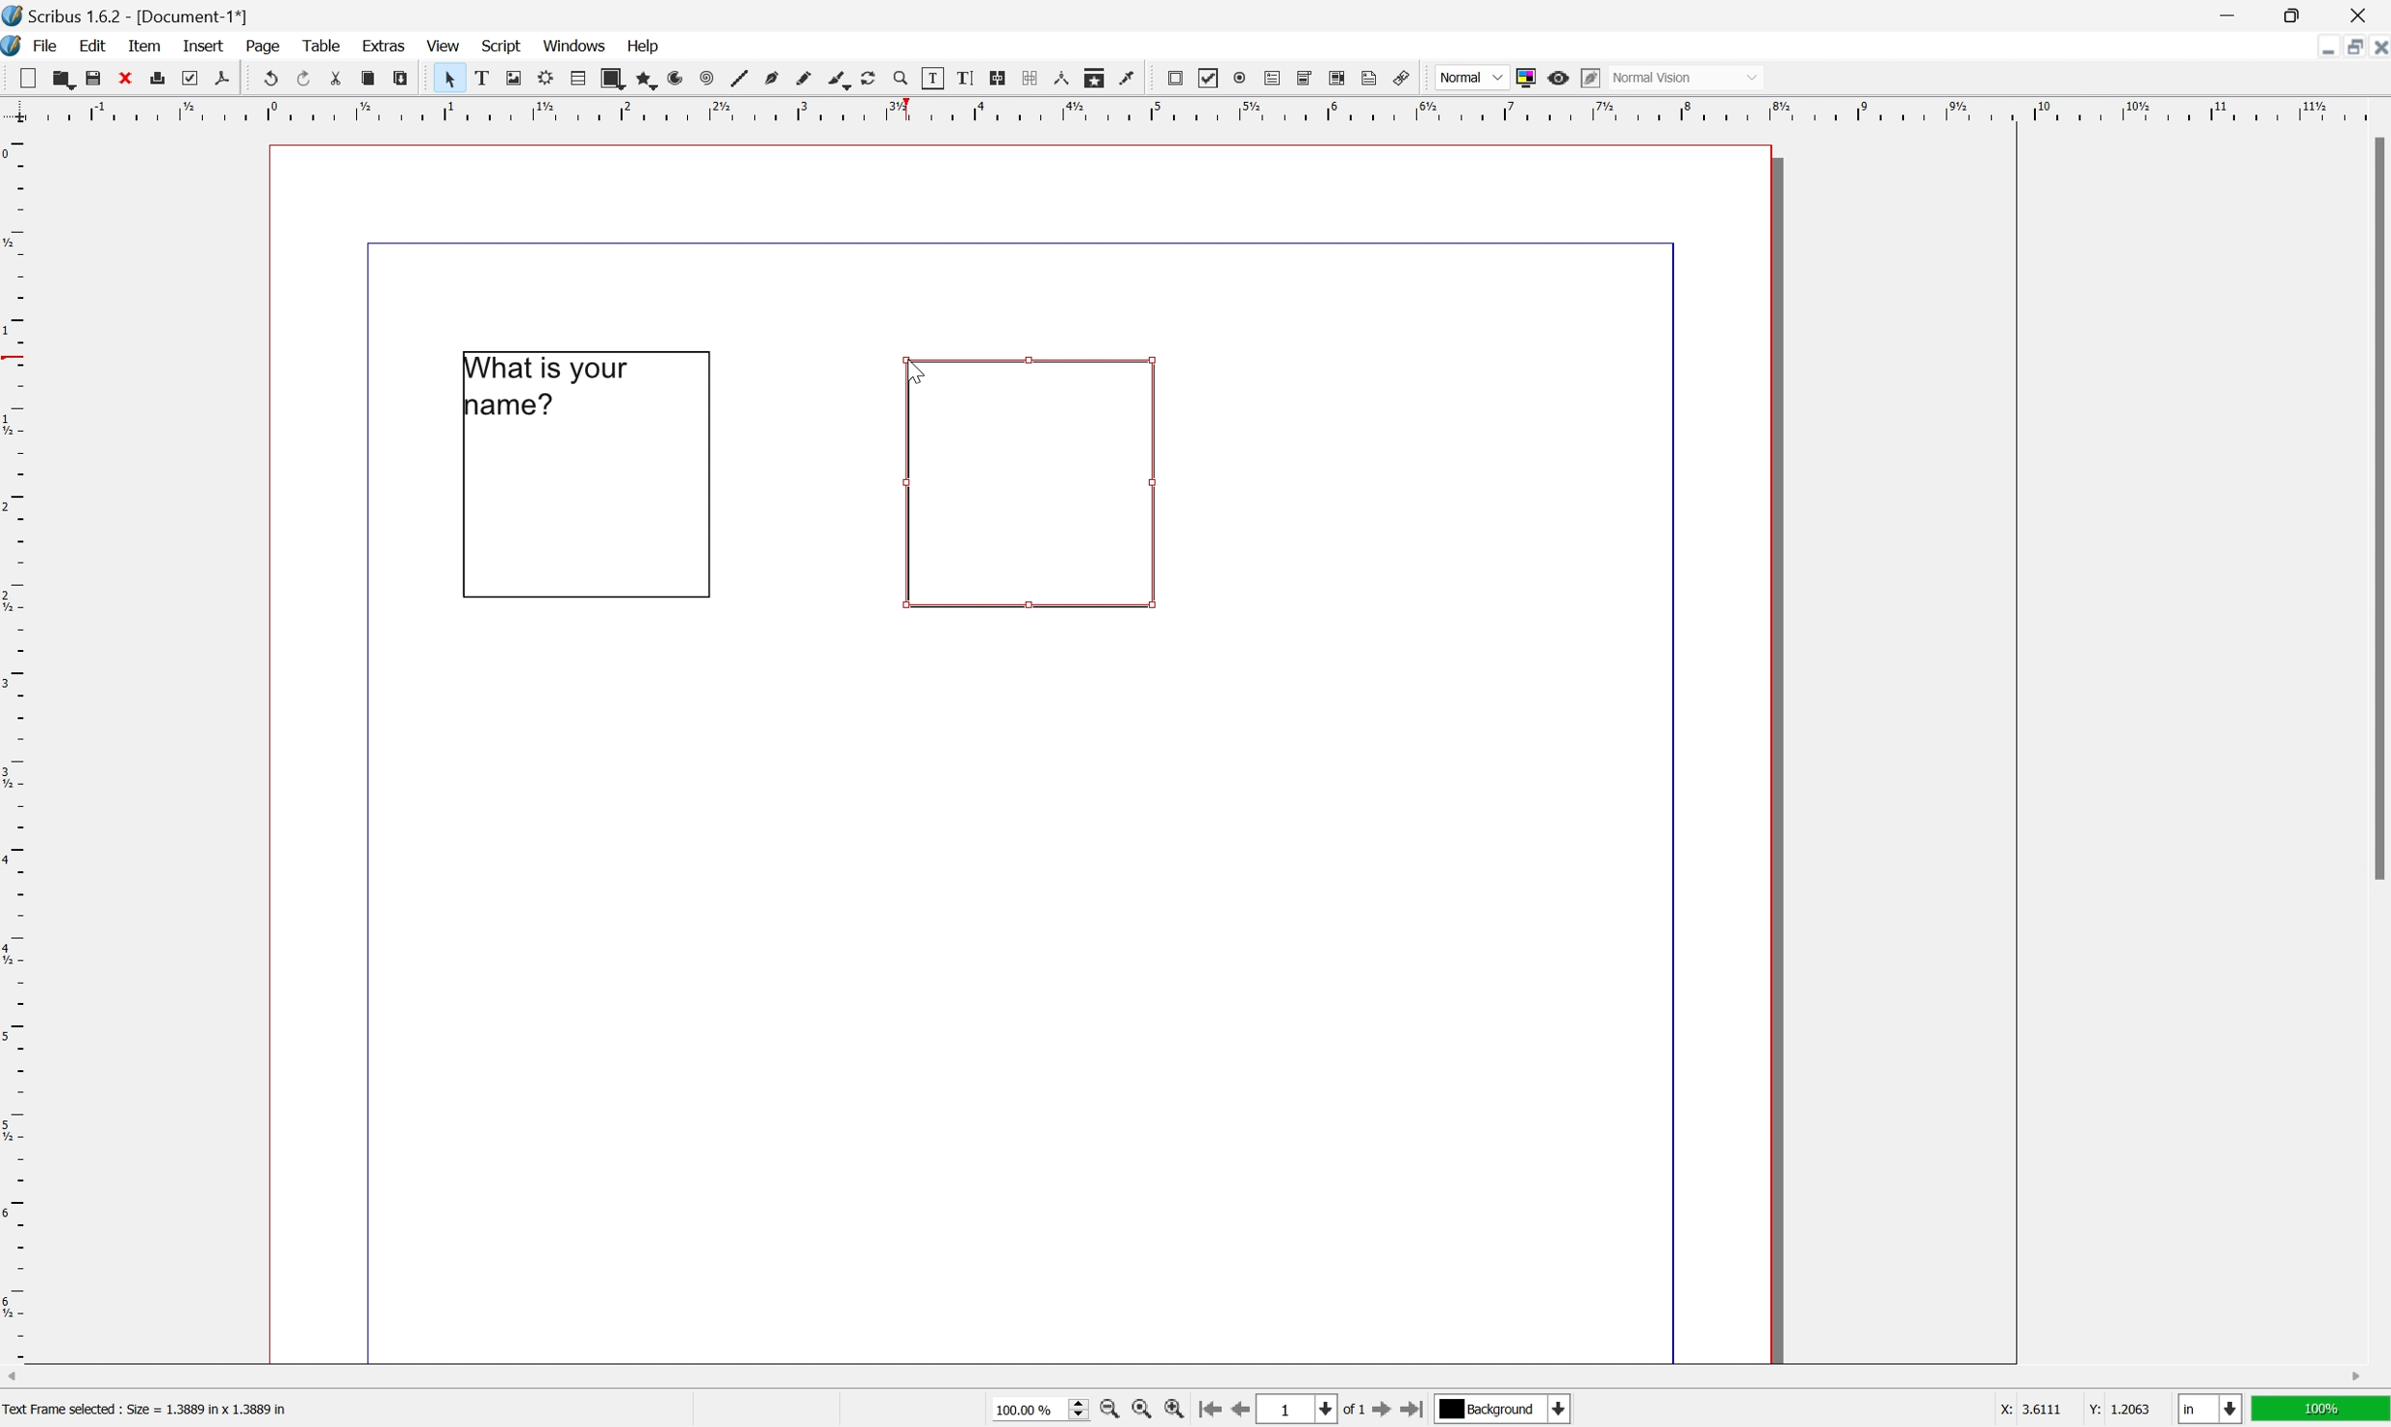 The image size is (2391, 1427). Describe the element at coordinates (336, 78) in the screenshot. I see `cut` at that location.